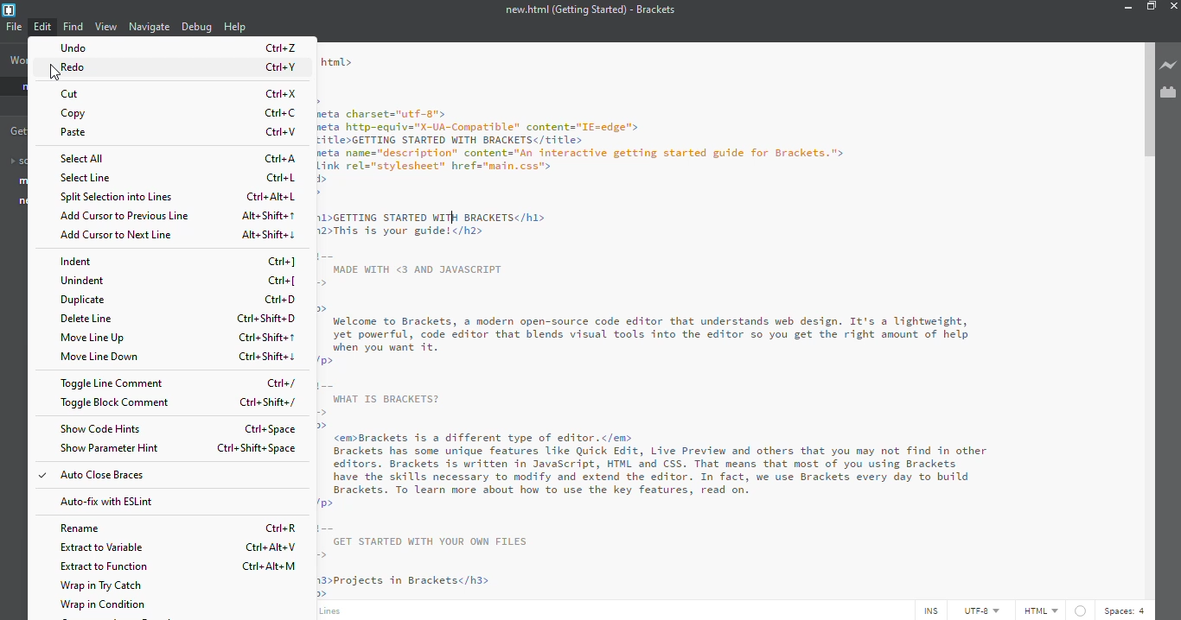 The height and width of the screenshot is (620, 1181). I want to click on navigate, so click(150, 27).